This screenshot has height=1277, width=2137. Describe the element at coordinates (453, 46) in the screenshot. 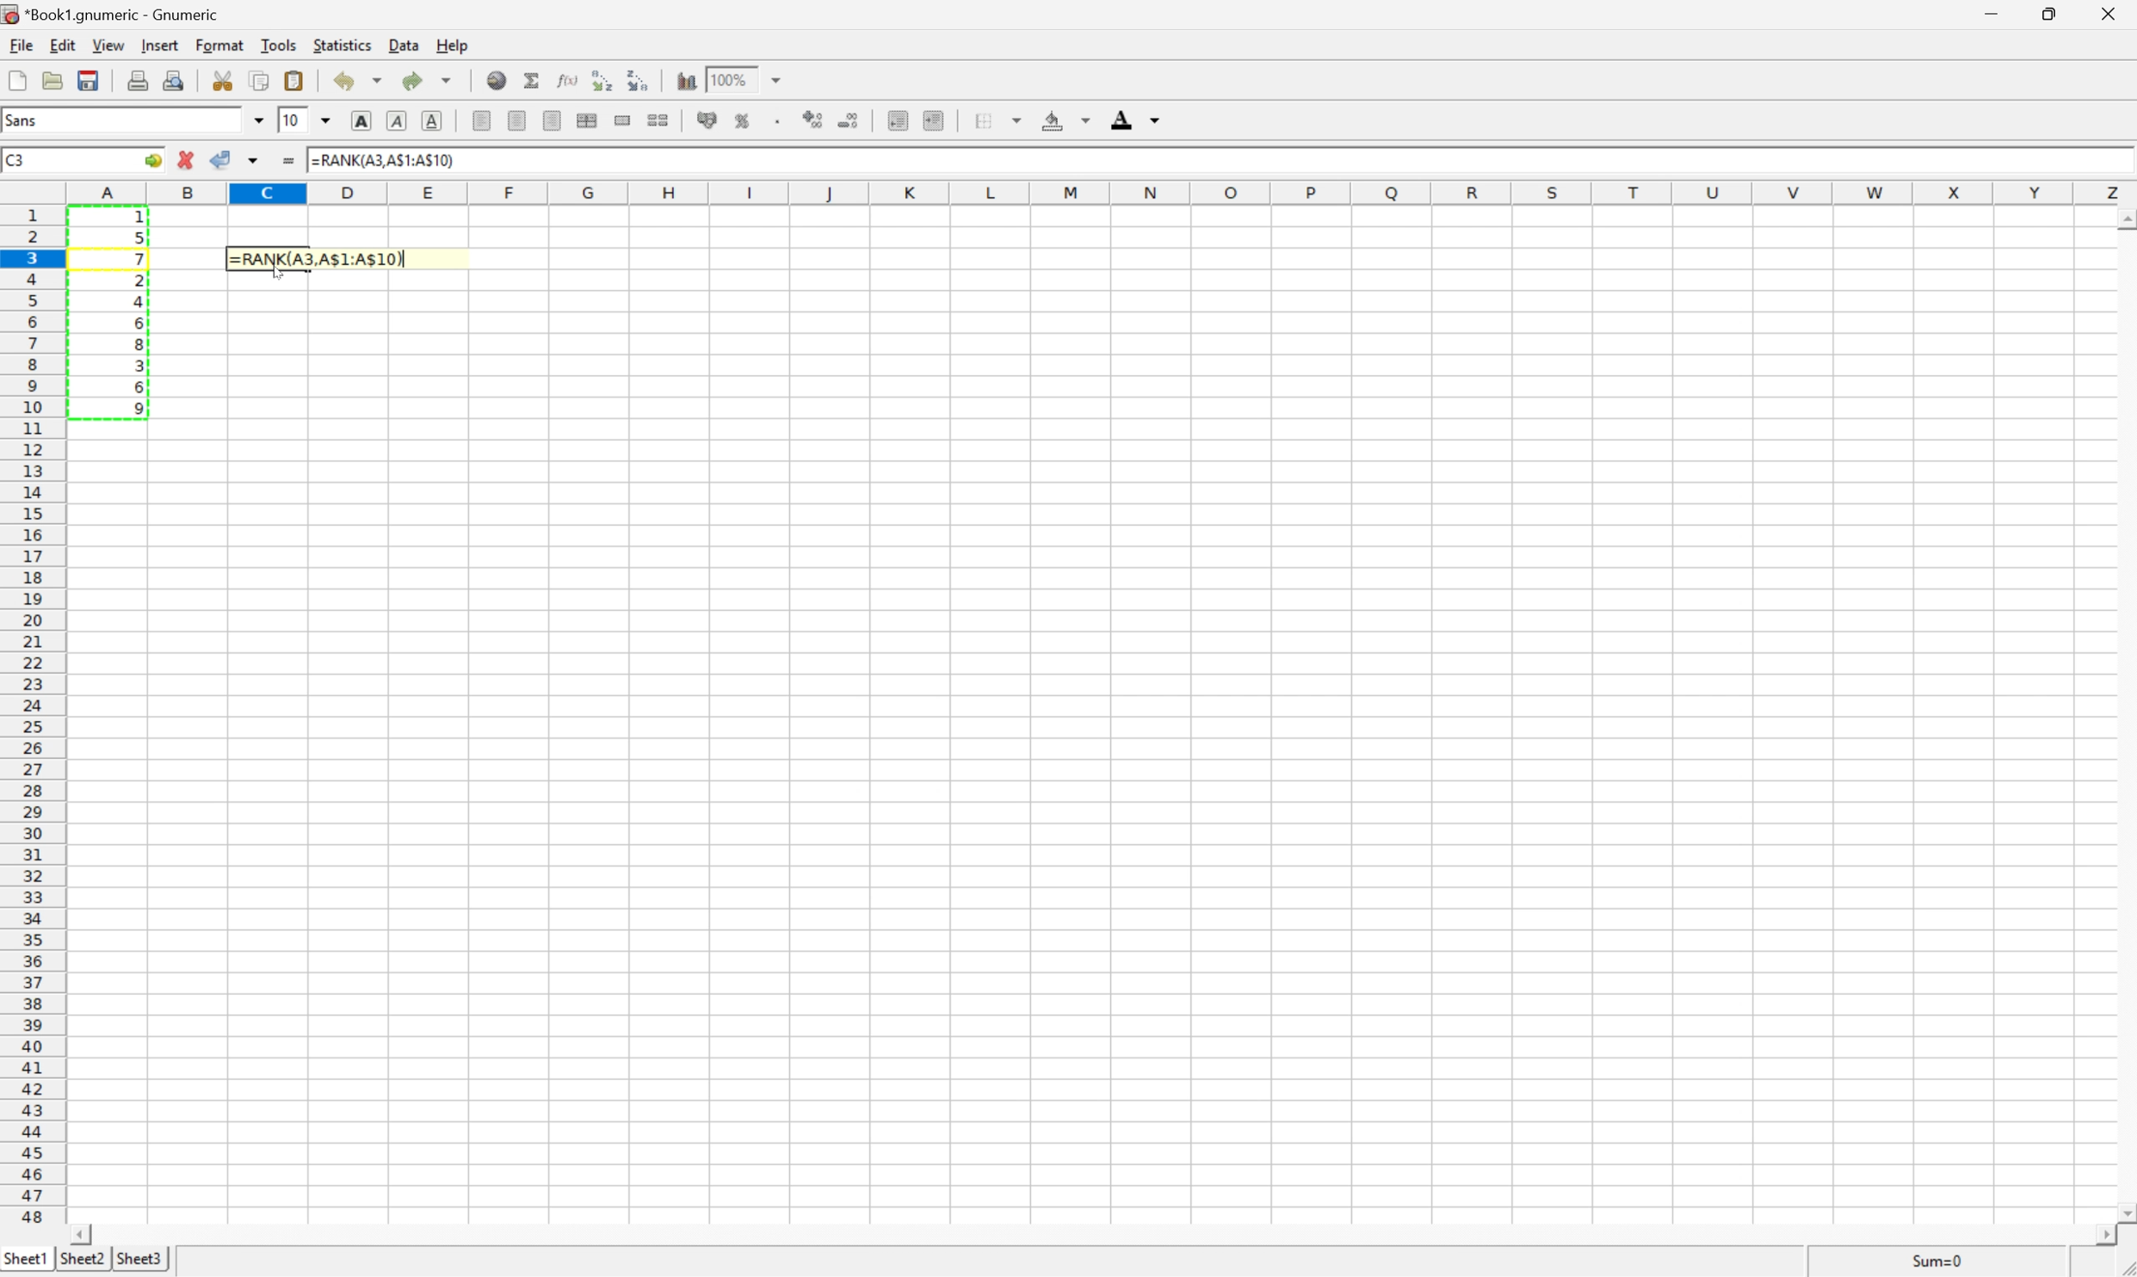

I see `help` at that location.